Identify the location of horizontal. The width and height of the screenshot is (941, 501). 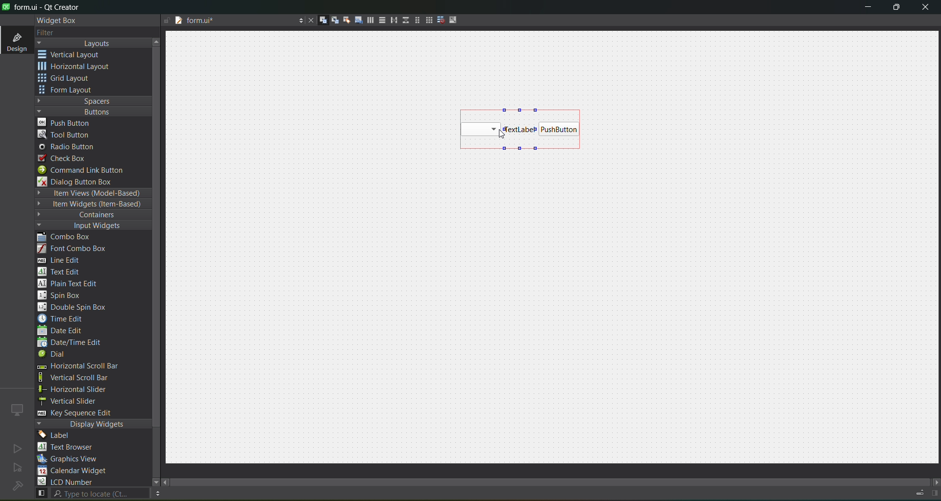
(76, 68).